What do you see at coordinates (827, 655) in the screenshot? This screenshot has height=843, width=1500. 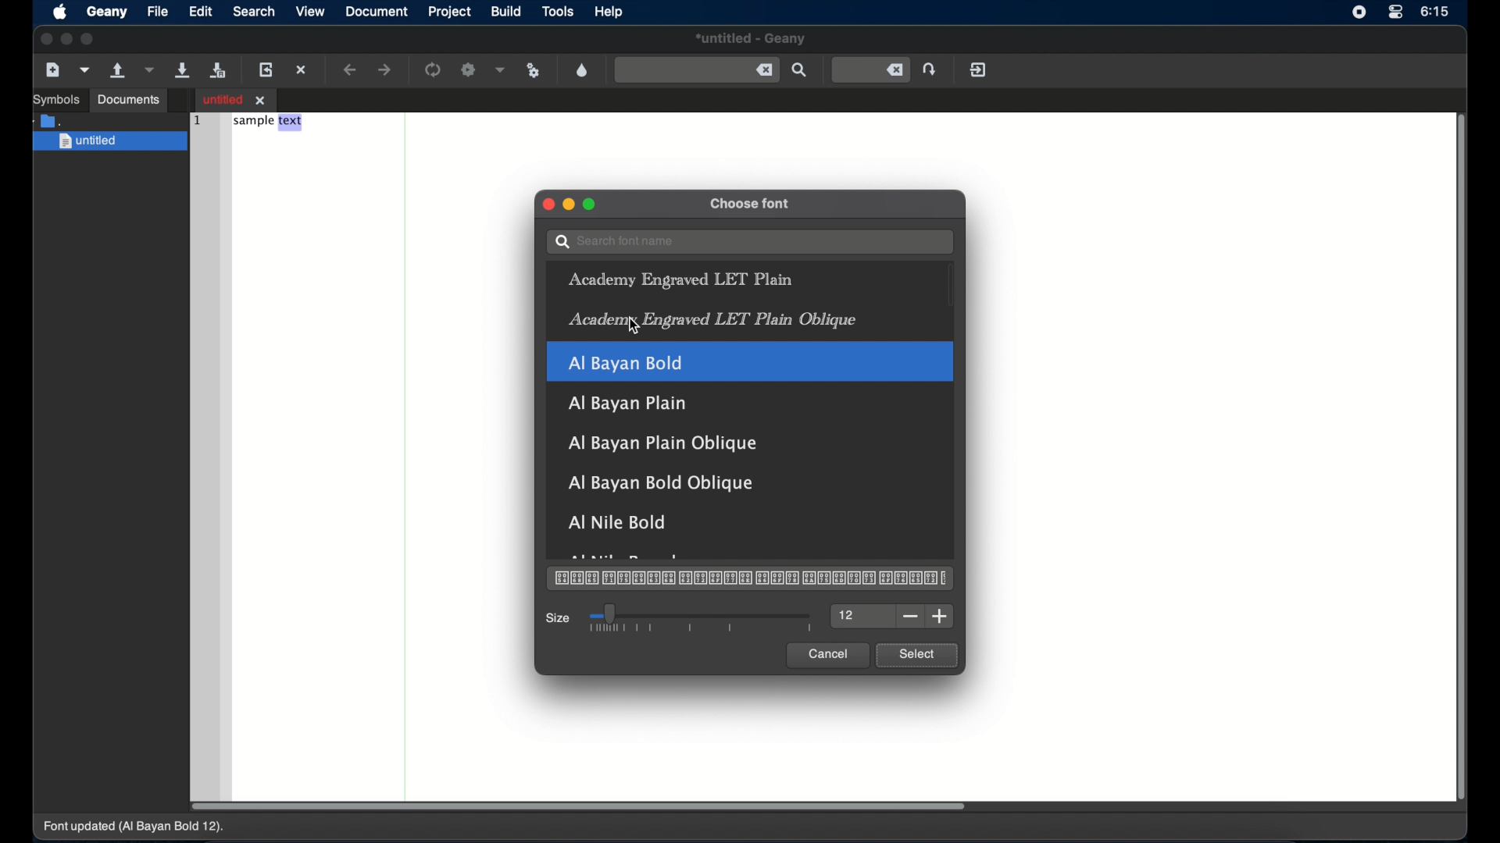 I see `cancel` at bounding box center [827, 655].